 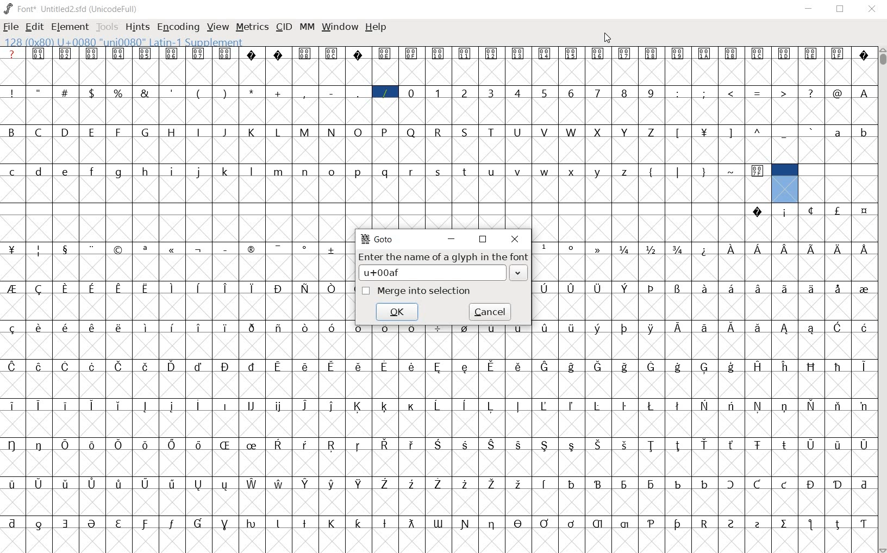 What do you see at coordinates (332, 53) in the screenshot?
I see `Symbol` at bounding box center [332, 53].